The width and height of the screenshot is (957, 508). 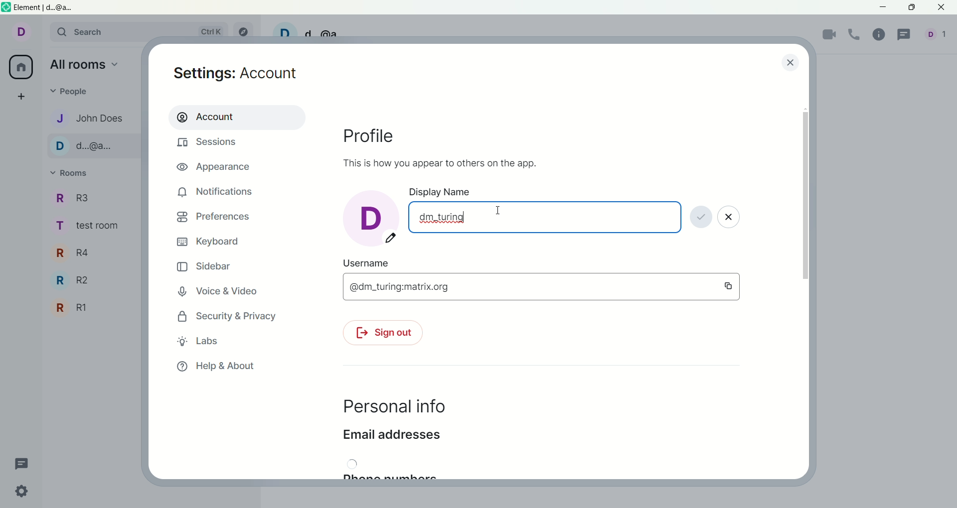 I want to click on R3, so click(x=79, y=198).